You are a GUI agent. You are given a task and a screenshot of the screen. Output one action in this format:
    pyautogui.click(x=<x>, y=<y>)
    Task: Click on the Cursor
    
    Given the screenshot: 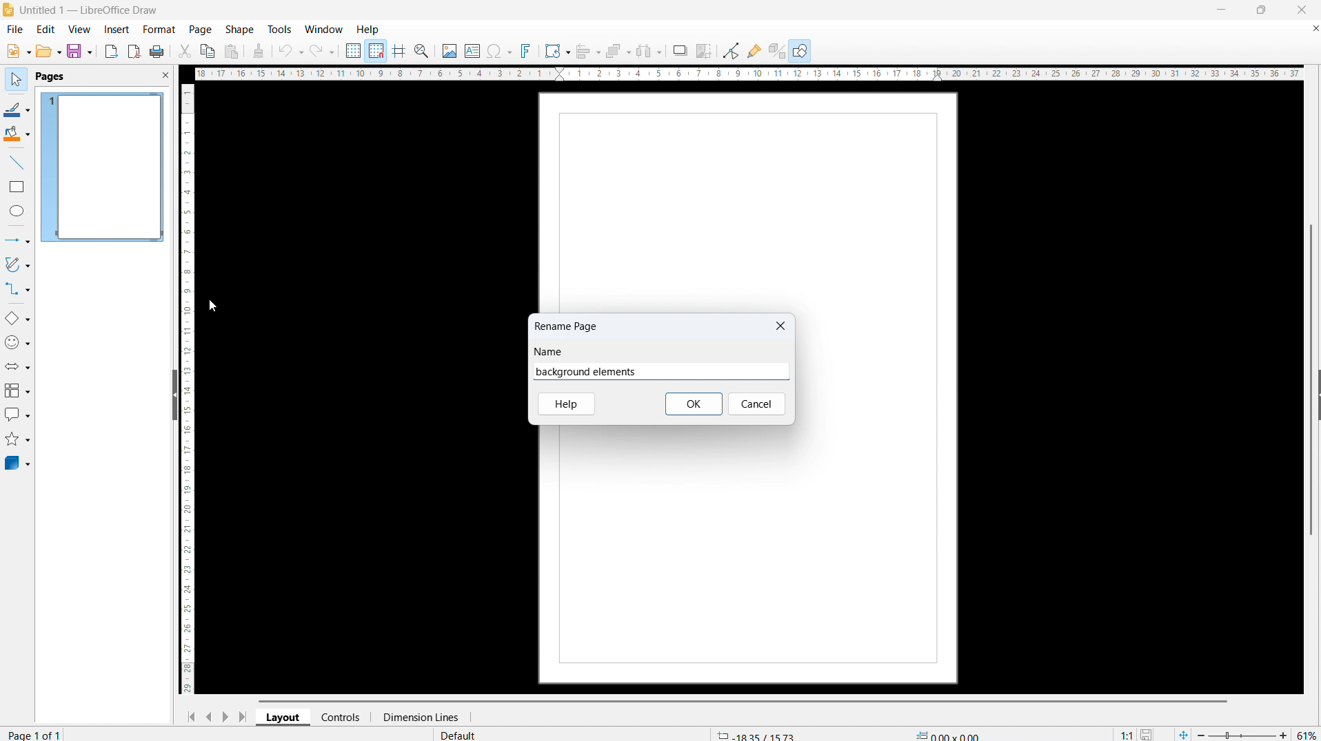 What is the action you would take?
    pyautogui.click(x=214, y=307)
    